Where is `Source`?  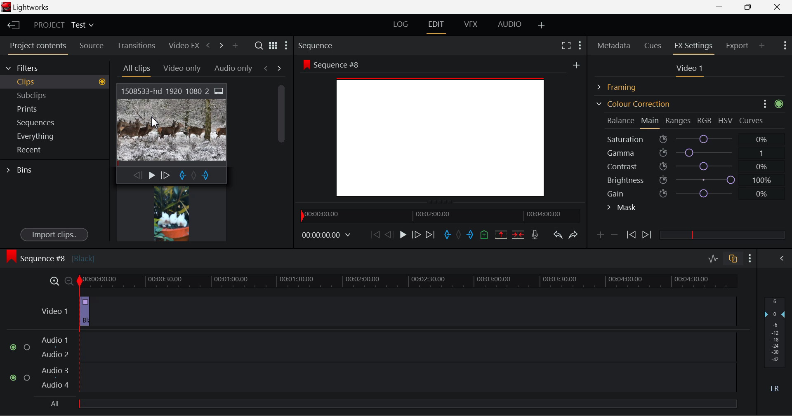
Source is located at coordinates (92, 46).